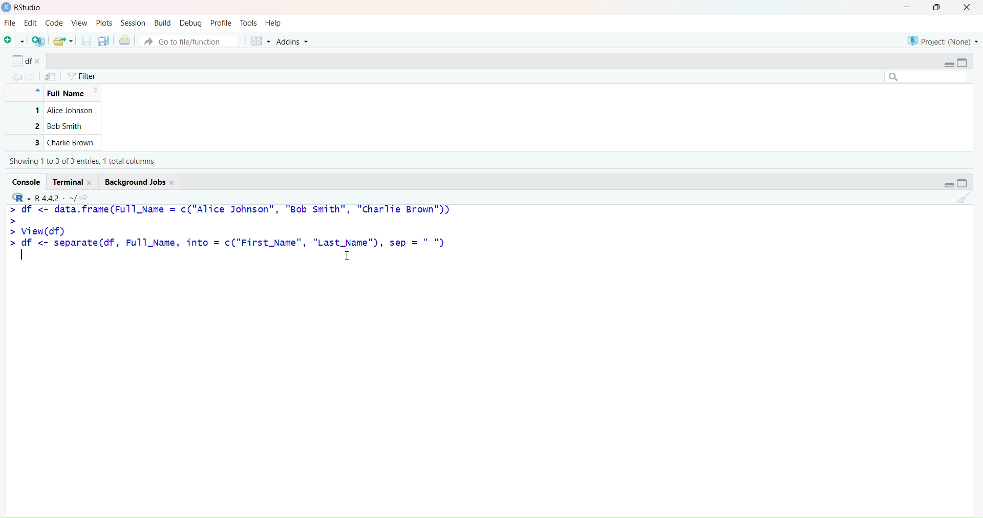 This screenshot has height=518, width=983. What do you see at coordinates (56, 196) in the screenshot?
I see `R 4.4.2~/` at bounding box center [56, 196].